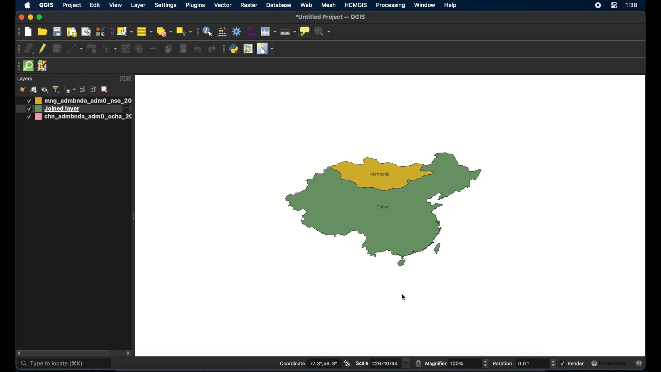  Describe the element at coordinates (30, 49) in the screenshot. I see `current edits` at that location.